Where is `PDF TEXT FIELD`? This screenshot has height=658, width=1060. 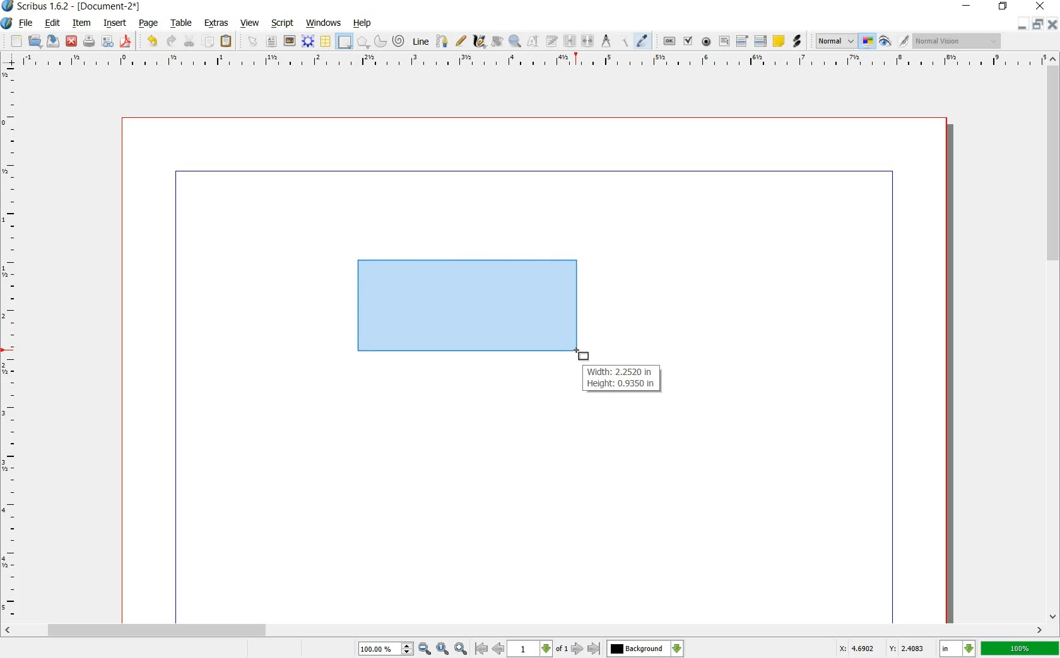 PDF TEXT FIELD is located at coordinates (724, 42).